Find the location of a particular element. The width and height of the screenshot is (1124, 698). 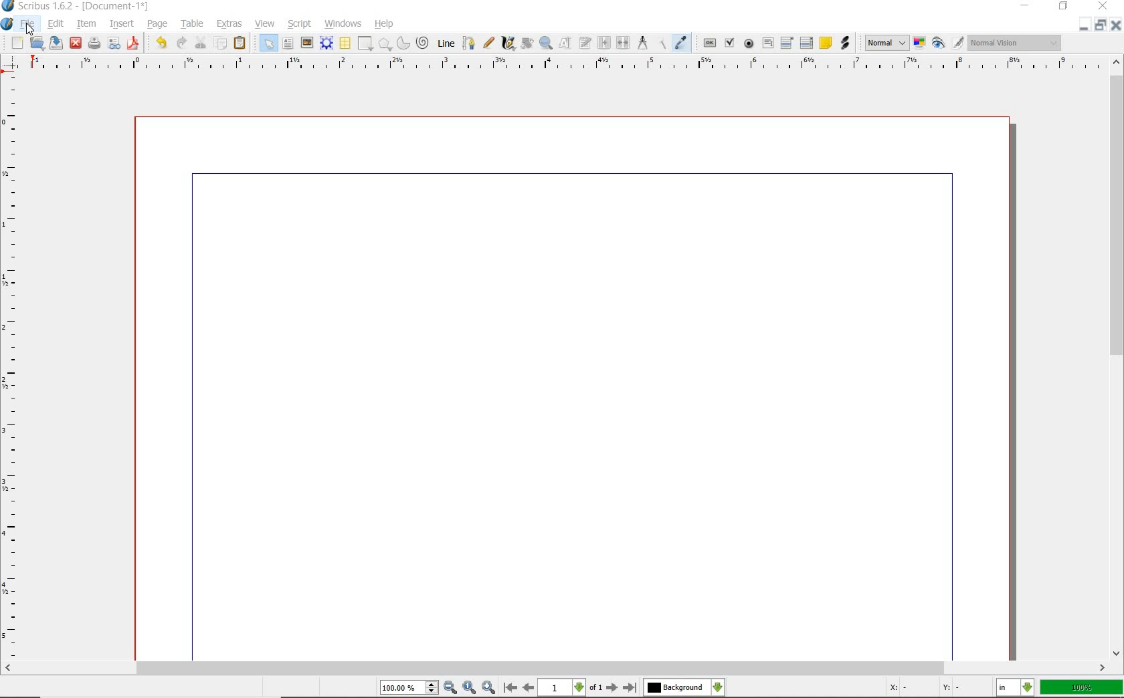

polygon is located at coordinates (385, 44).